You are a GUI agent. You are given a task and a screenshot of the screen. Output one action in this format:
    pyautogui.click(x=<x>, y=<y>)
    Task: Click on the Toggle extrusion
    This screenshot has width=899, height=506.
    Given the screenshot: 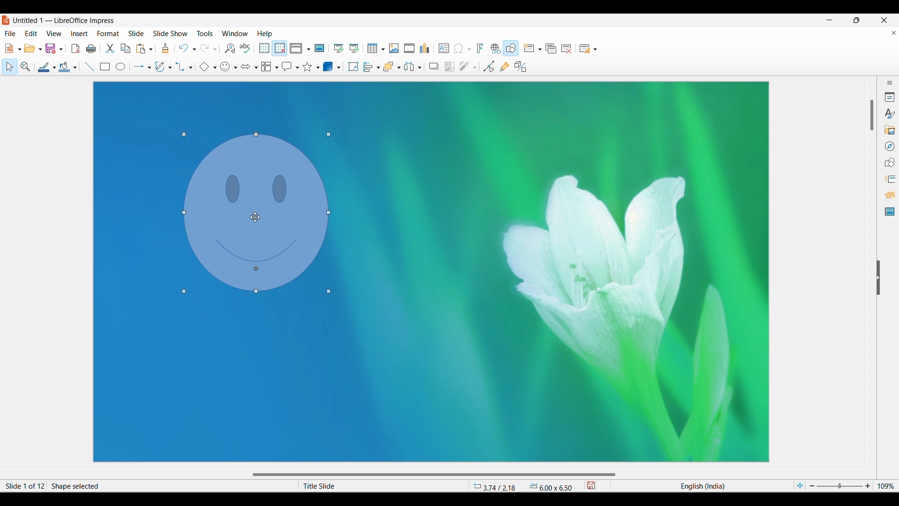 What is the action you would take?
    pyautogui.click(x=521, y=67)
    